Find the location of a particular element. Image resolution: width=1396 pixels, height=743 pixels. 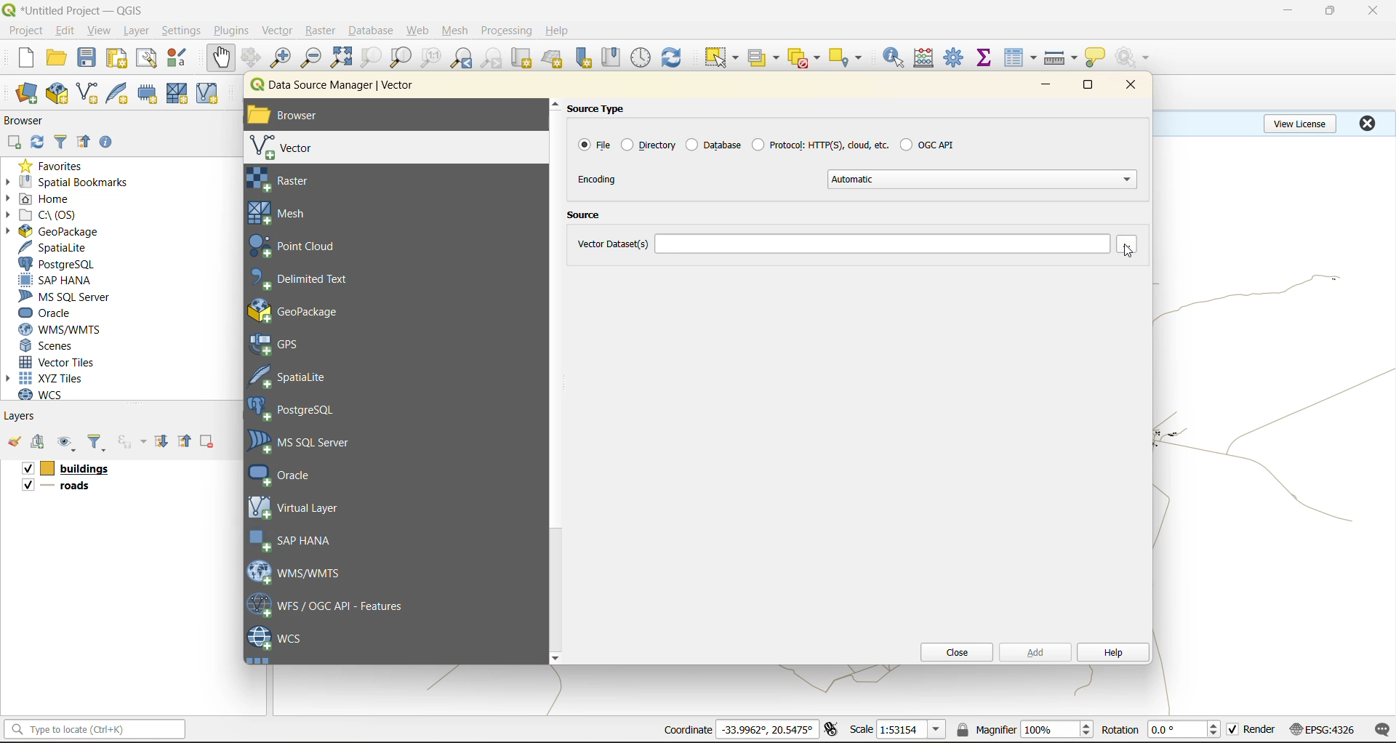

cursor is located at coordinates (1128, 252).